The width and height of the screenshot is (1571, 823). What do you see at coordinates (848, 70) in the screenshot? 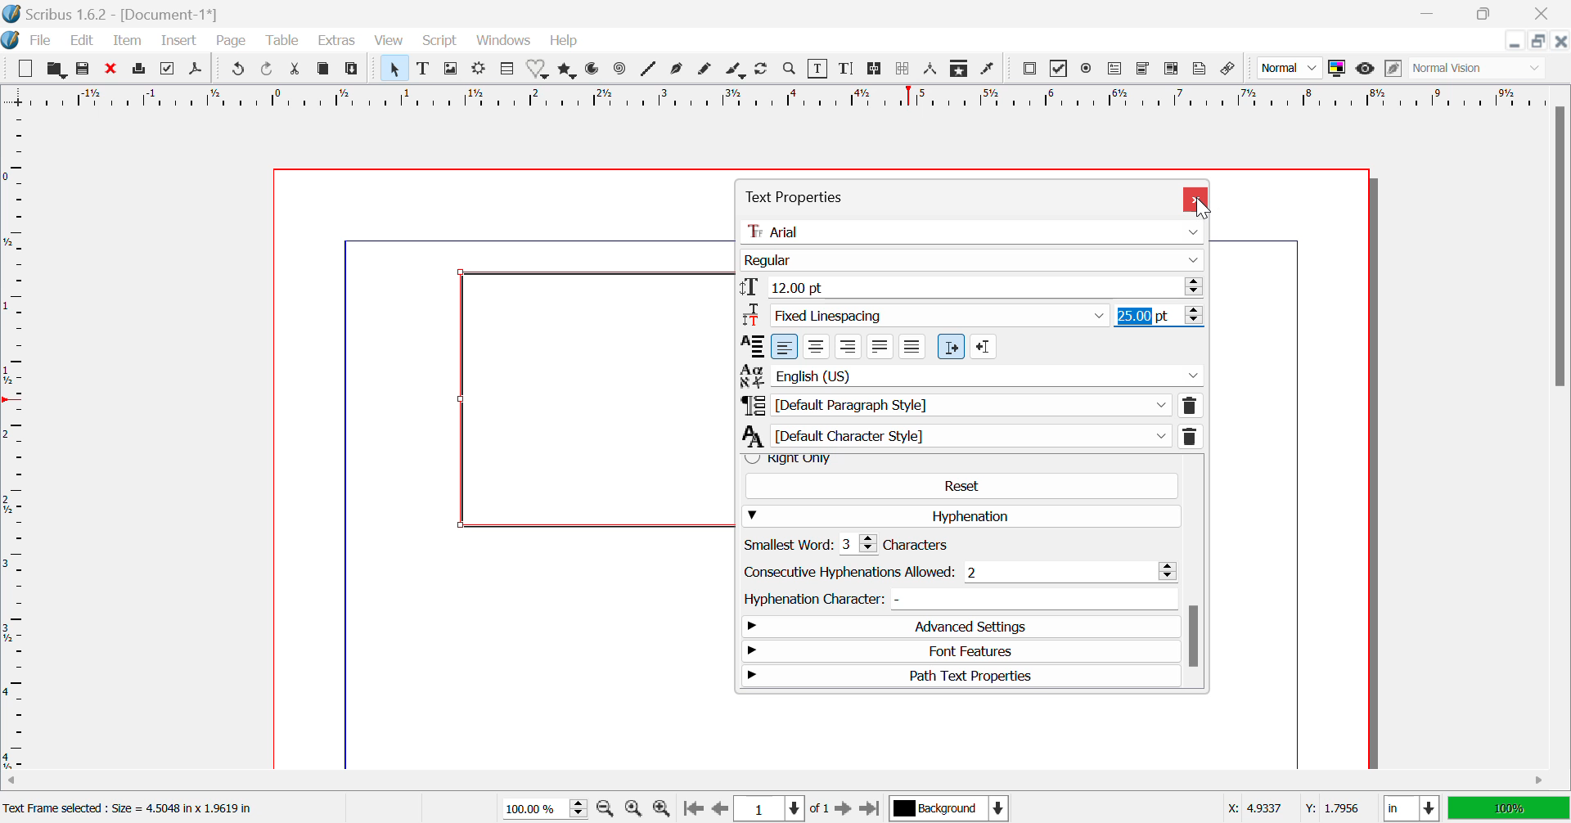
I see `Edit Text with Story Editor` at bounding box center [848, 70].